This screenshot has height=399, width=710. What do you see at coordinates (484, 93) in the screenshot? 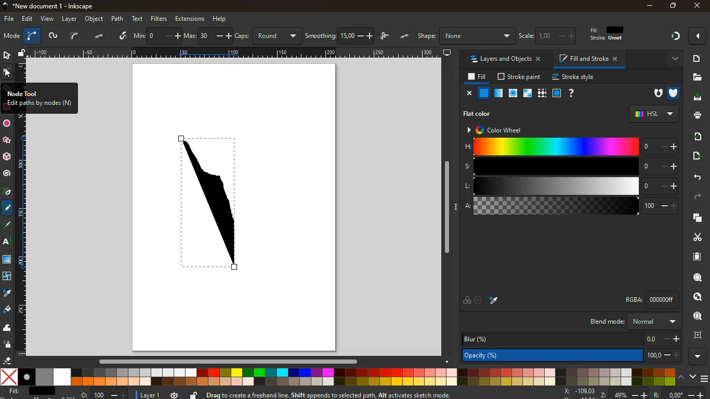
I see `normal` at bounding box center [484, 93].